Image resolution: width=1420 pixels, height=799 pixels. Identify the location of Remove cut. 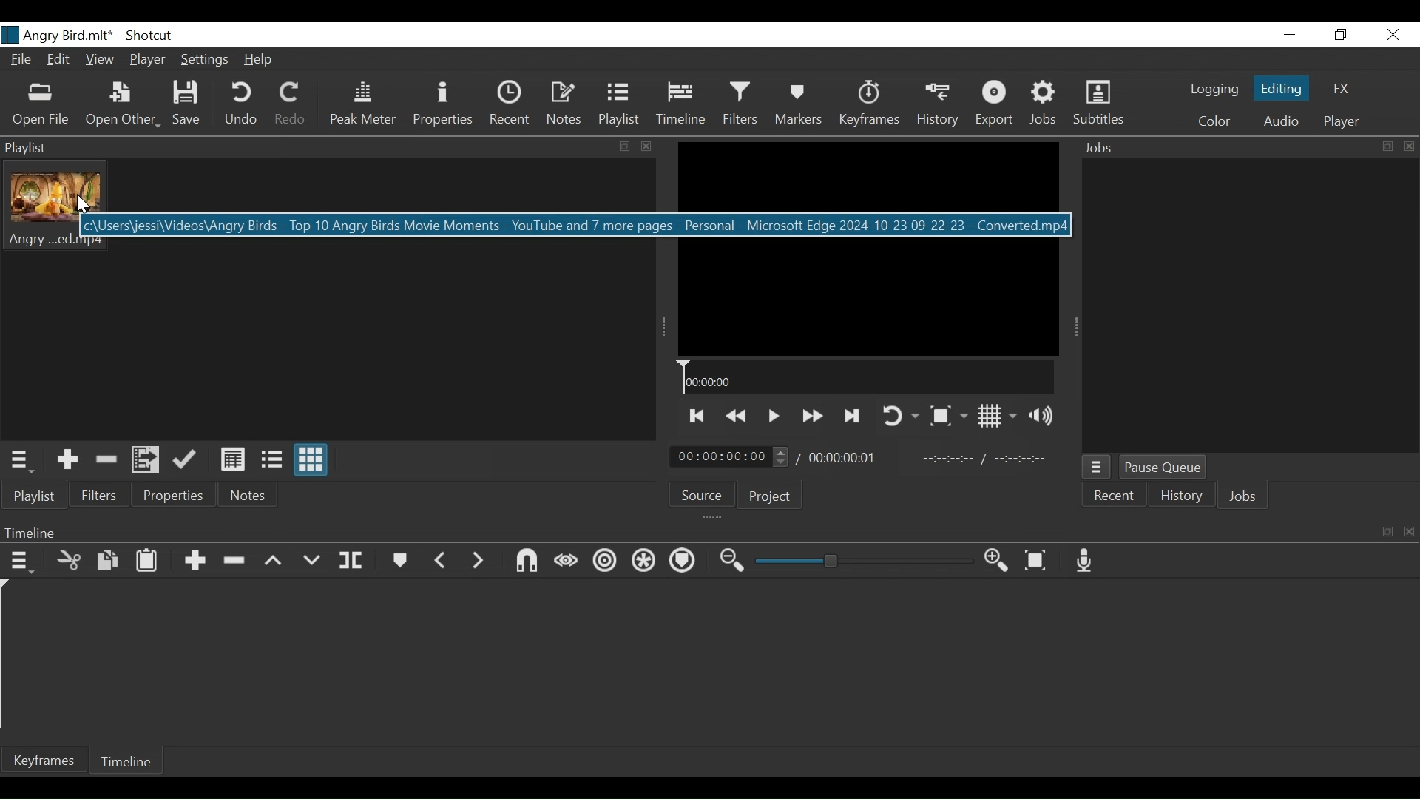
(103, 459).